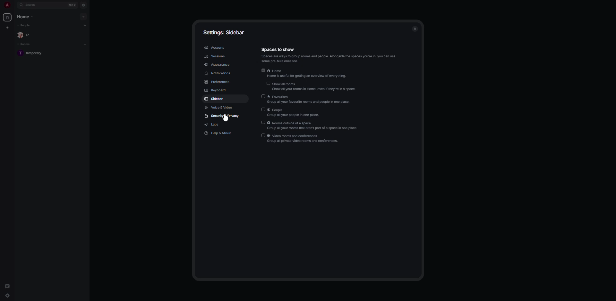 Image resolution: width=616 pixels, height=301 pixels. What do you see at coordinates (415, 29) in the screenshot?
I see `close` at bounding box center [415, 29].